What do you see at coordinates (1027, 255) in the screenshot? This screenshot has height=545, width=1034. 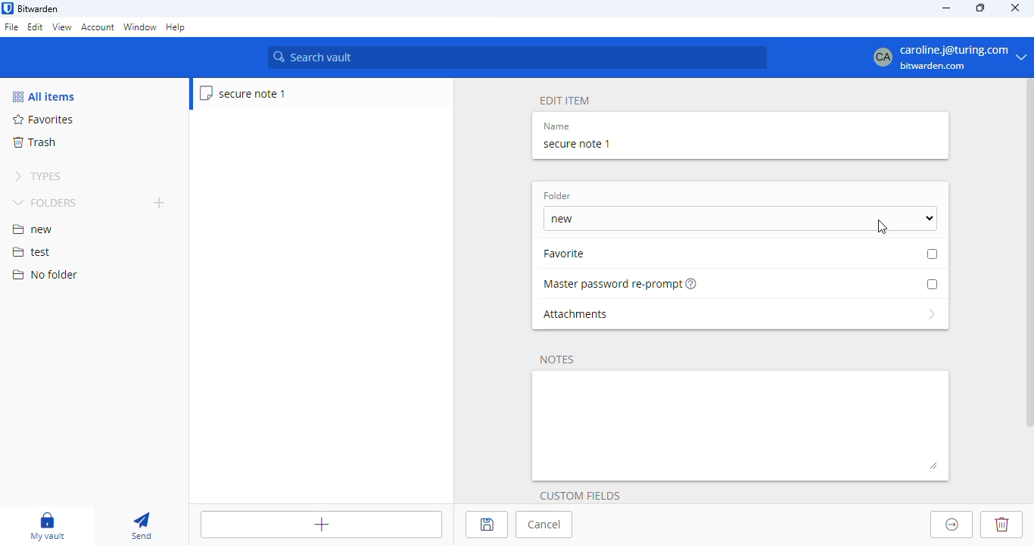 I see `vertical scroll bar` at bounding box center [1027, 255].